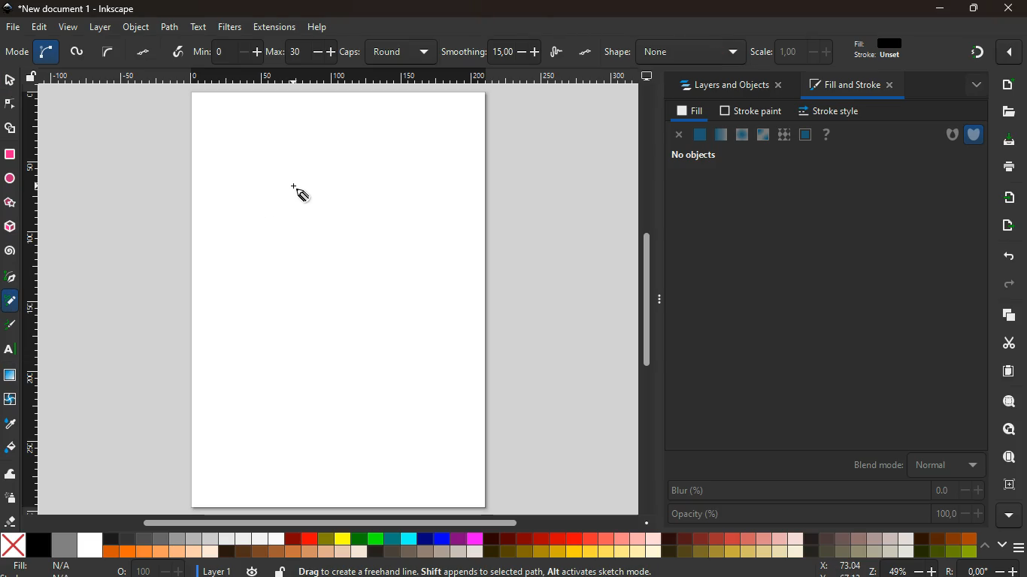 This screenshot has height=577, width=1027. What do you see at coordinates (323, 522) in the screenshot?
I see `Horizontal scroll bar` at bounding box center [323, 522].